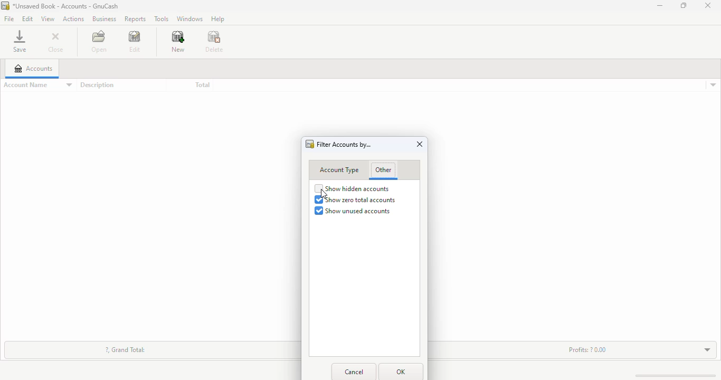 The image size is (721, 380). What do you see at coordinates (33, 68) in the screenshot?
I see `accounts` at bounding box center [33, 68].